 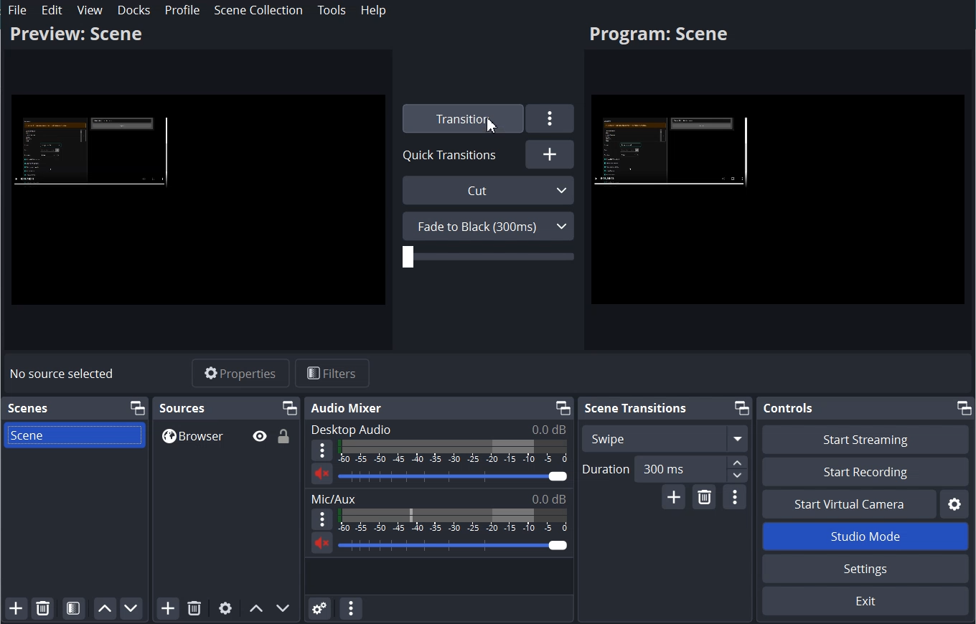 What do you see at coordinates (255, 608) in the screenshot?
I see `Move Source Up` at bounding box center [255, 608].